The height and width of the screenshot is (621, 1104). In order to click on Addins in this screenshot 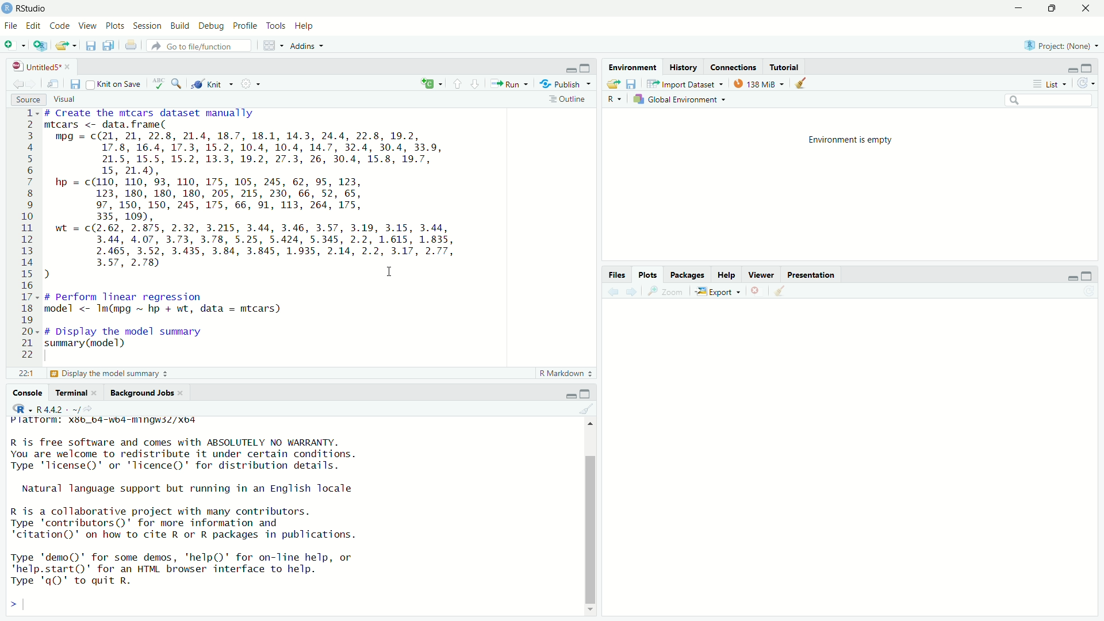, I will do `click(303, 47)`.